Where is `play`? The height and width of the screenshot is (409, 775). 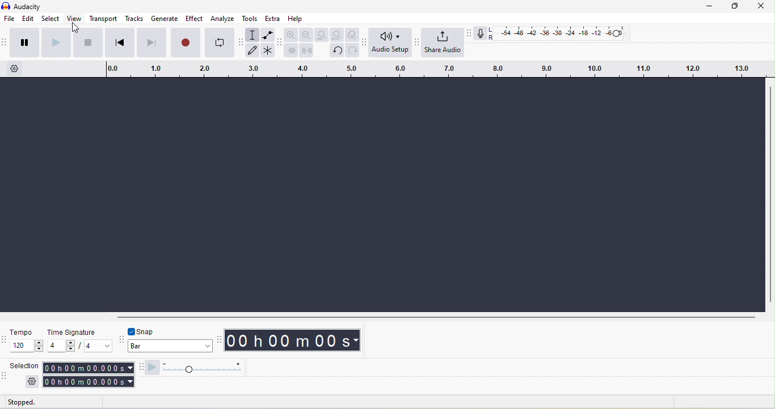
play is located at coordinates (57, 43).